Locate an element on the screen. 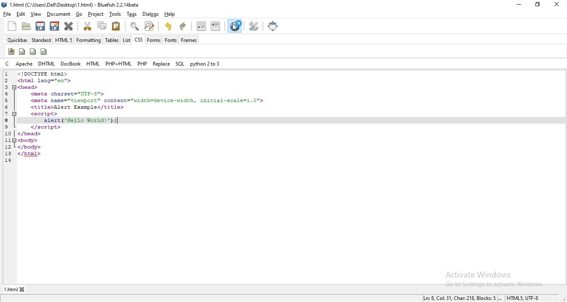  formatting is located at coordinates (88, 40).